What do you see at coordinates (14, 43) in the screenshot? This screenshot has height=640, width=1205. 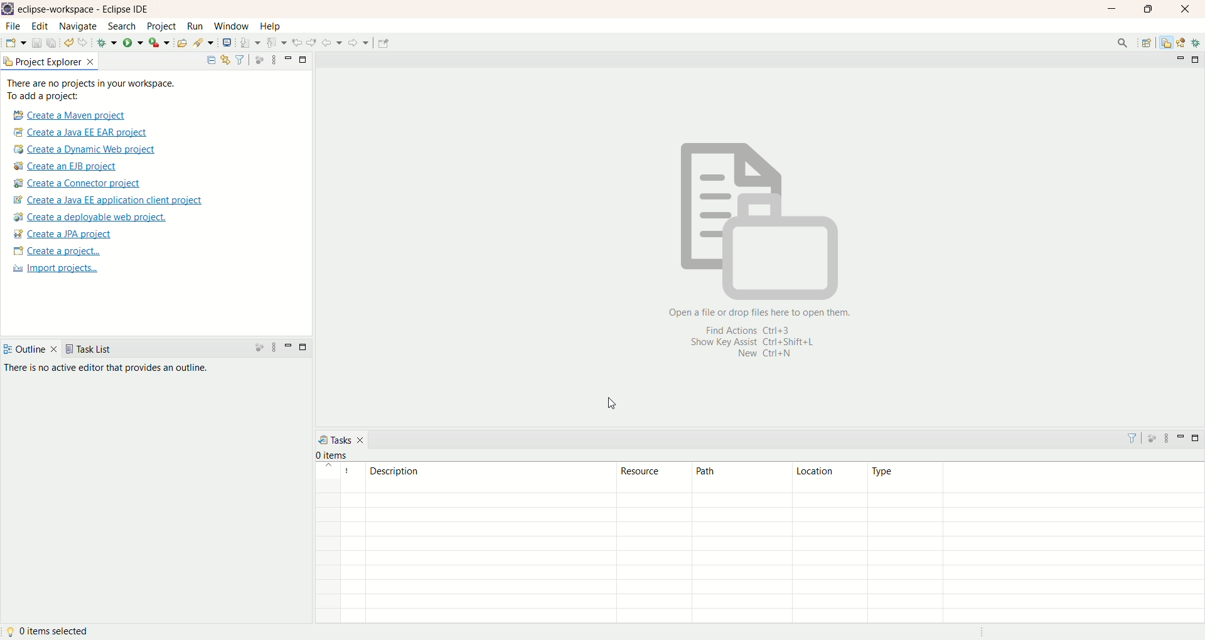 I see `new` at bounding box center [14, 43].